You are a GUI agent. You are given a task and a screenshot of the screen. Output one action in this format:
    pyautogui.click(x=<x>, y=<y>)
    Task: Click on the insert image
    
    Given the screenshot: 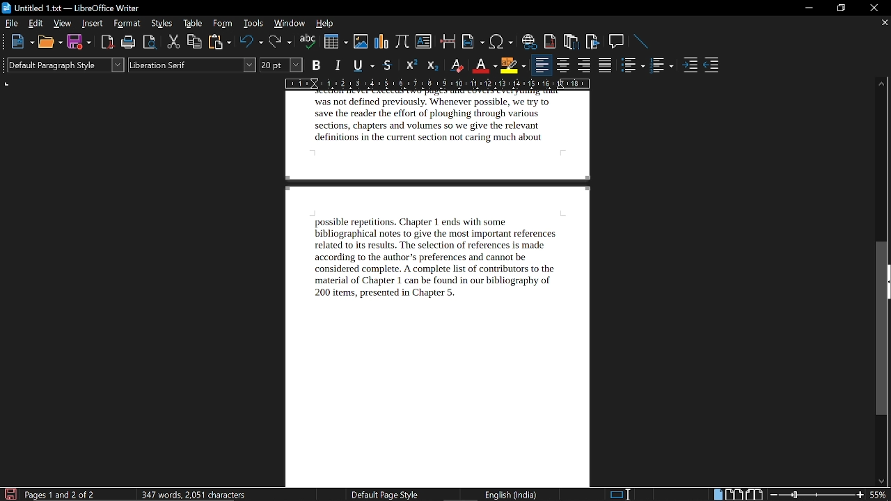 What is the action you would take?
    pyautogui.click(x=361, y=43)
    